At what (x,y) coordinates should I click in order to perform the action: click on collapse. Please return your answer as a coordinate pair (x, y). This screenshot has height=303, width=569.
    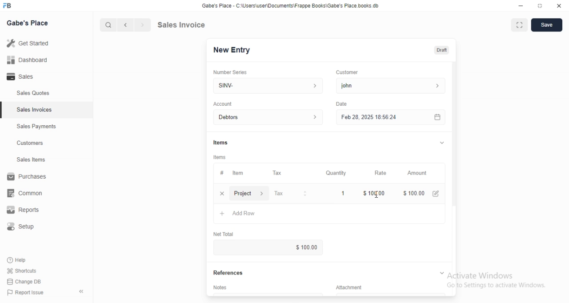
    Looking at the image, I should click on (441, 272).